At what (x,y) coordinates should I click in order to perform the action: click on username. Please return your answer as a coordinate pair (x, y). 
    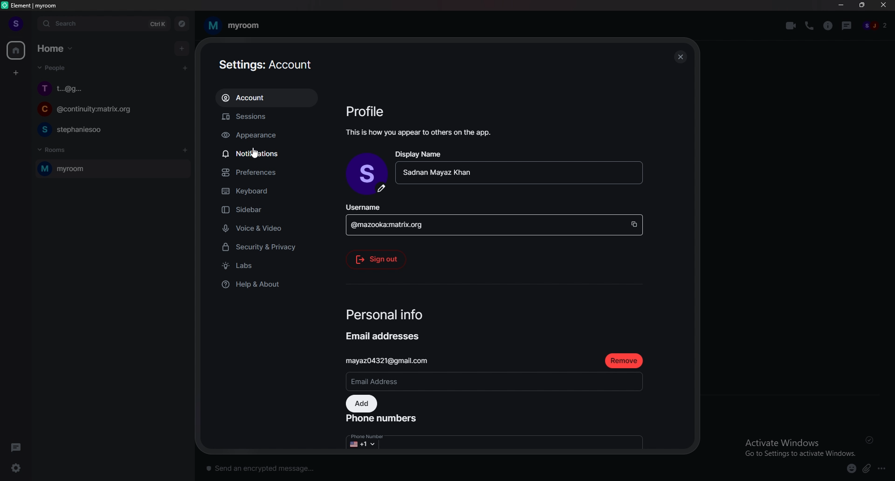
    Looking at the image, I should click on (495, 219).